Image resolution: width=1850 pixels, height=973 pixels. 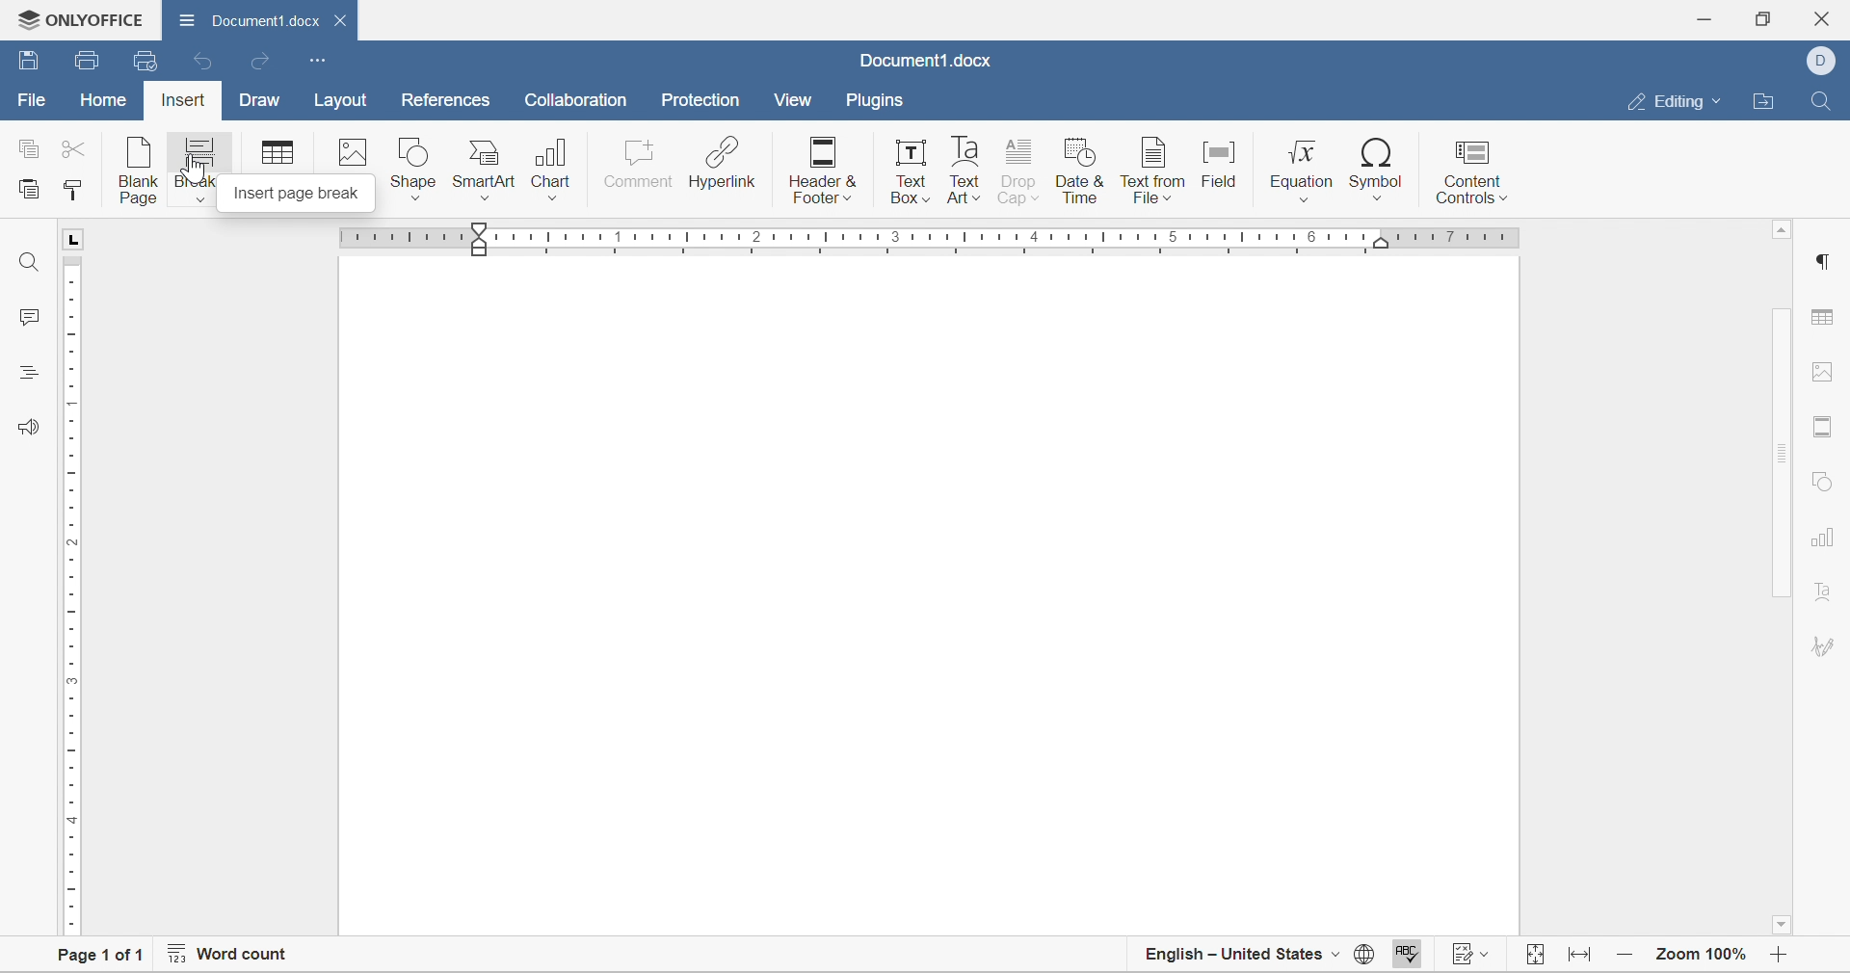 I want to click on Text art, so click(x=965, y=171).